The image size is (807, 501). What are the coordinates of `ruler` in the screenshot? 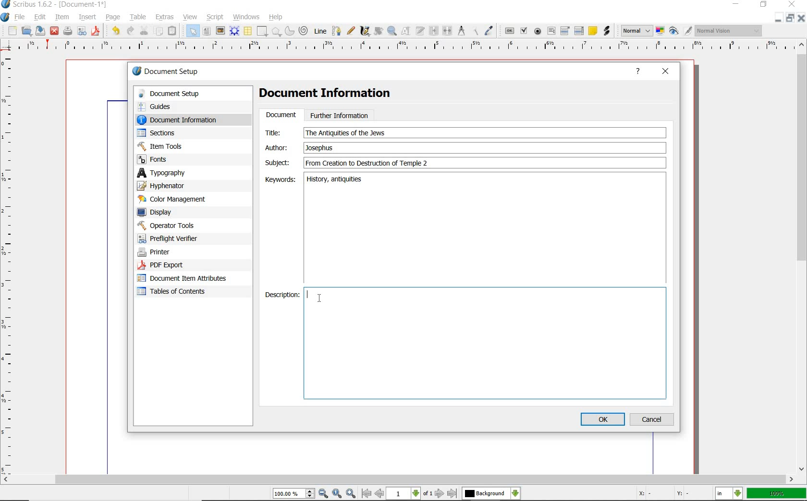 It's located at (407, 48).